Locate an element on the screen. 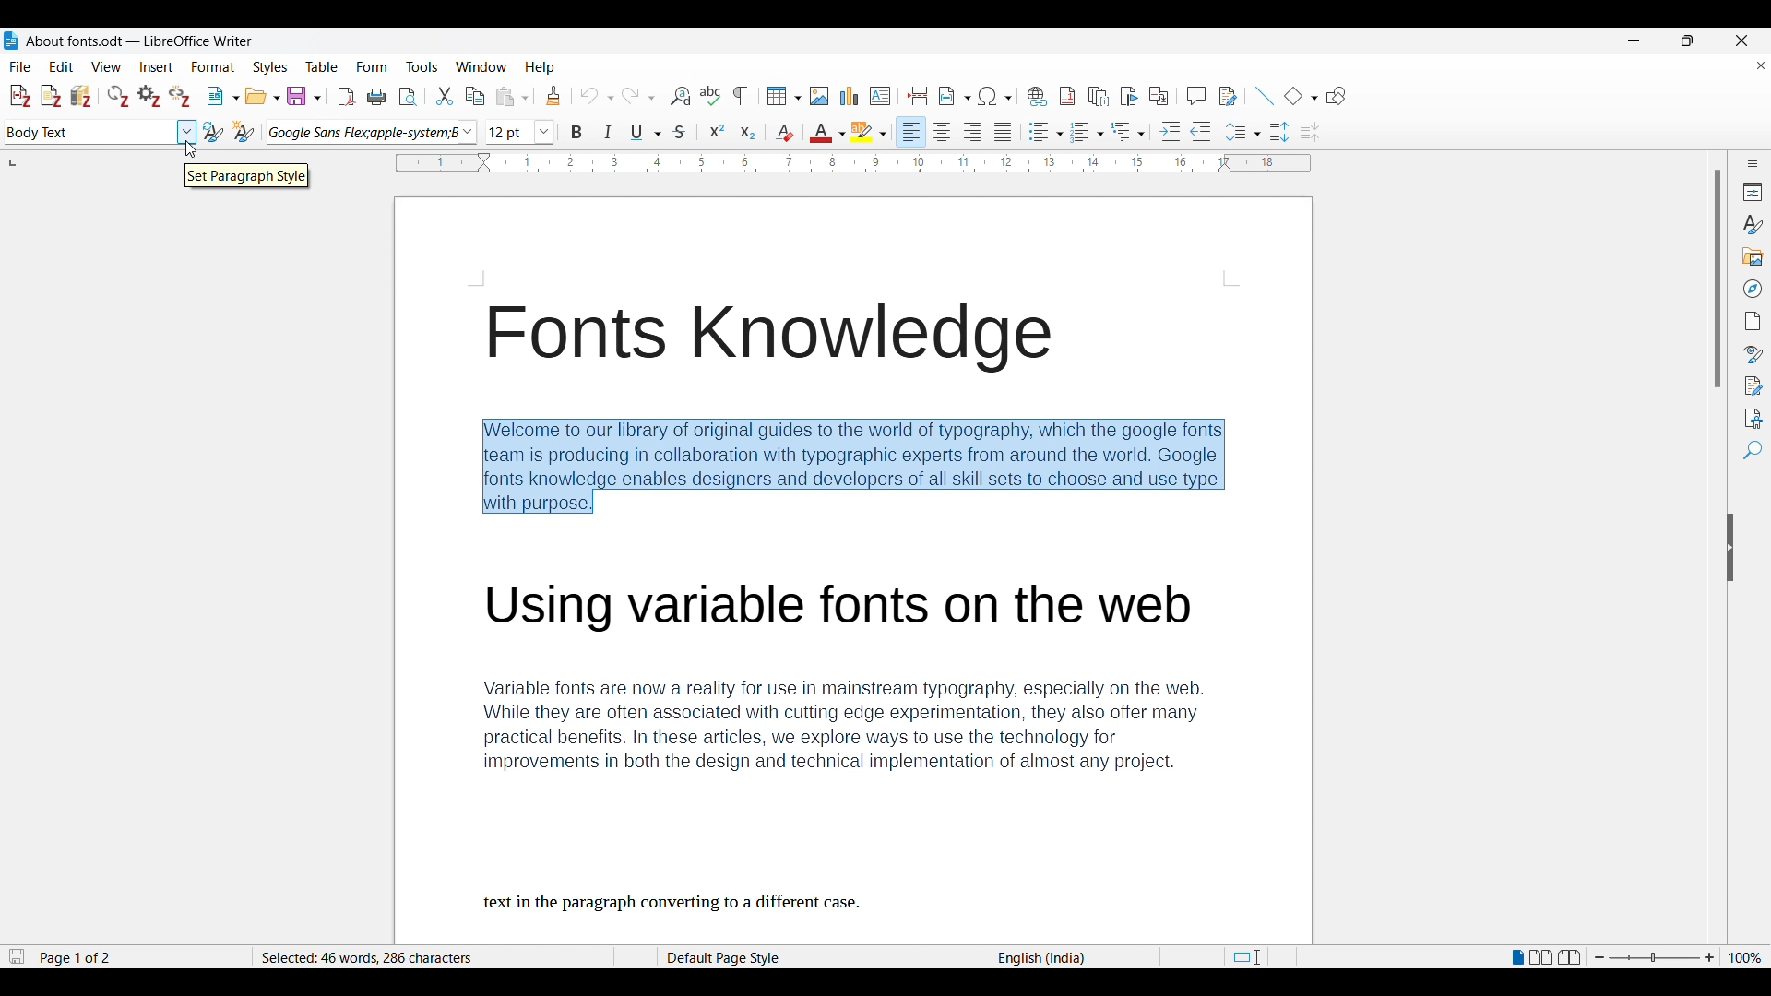  default page stye is located at coordinates (728, 955).